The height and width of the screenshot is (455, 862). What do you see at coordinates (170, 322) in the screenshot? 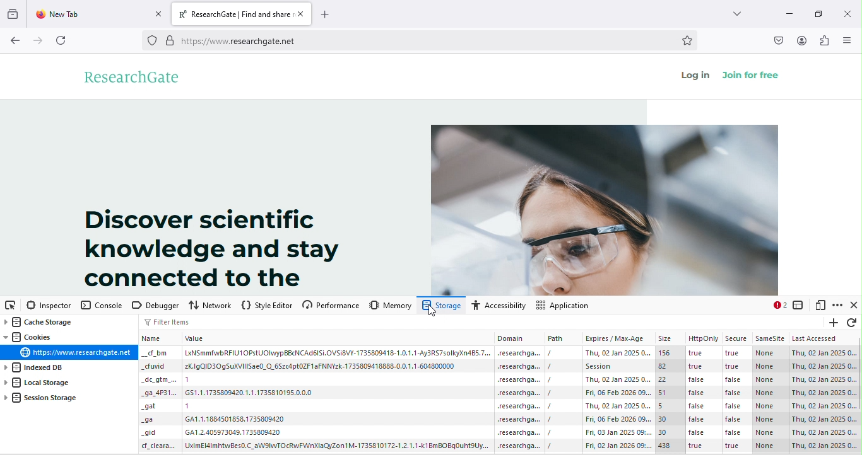
I see `filter items` at bounding box center [170, 322].